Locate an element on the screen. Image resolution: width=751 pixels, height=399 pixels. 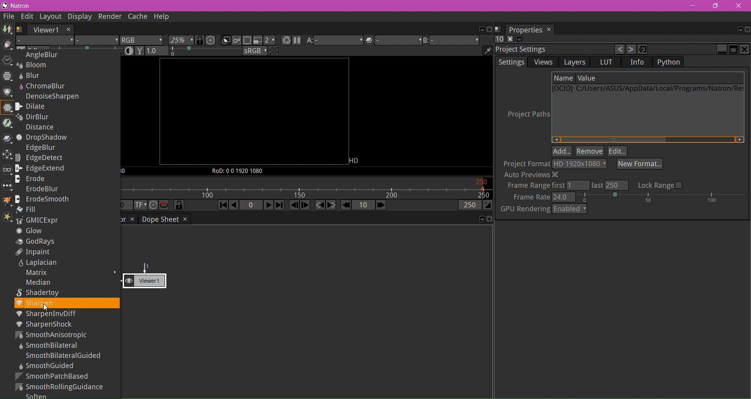
Layers is located at coordinates (575, 63).